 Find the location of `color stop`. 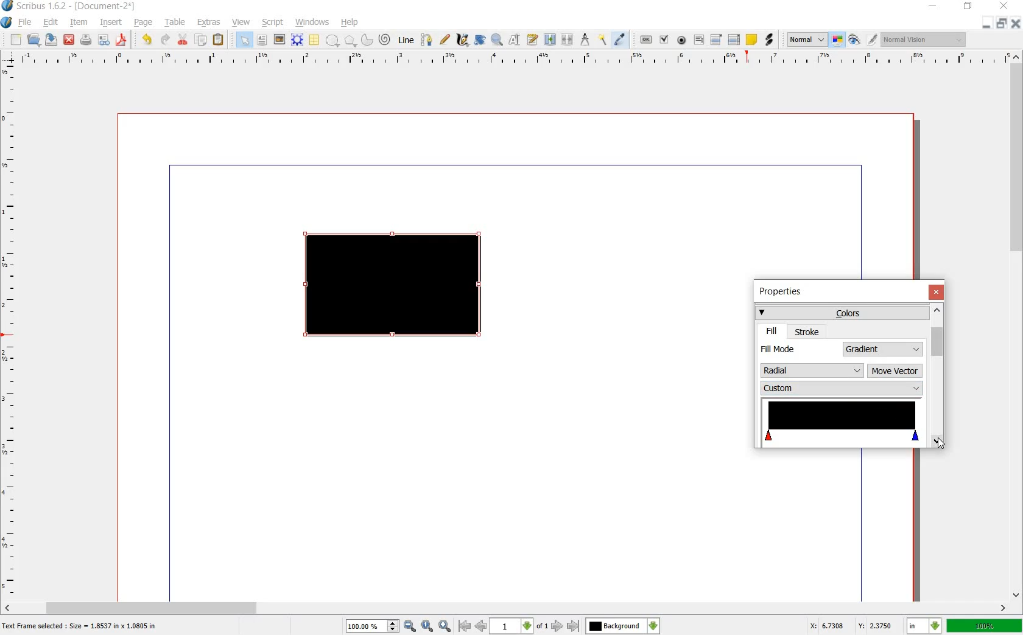

color stop is located at coordinates (842, 424).